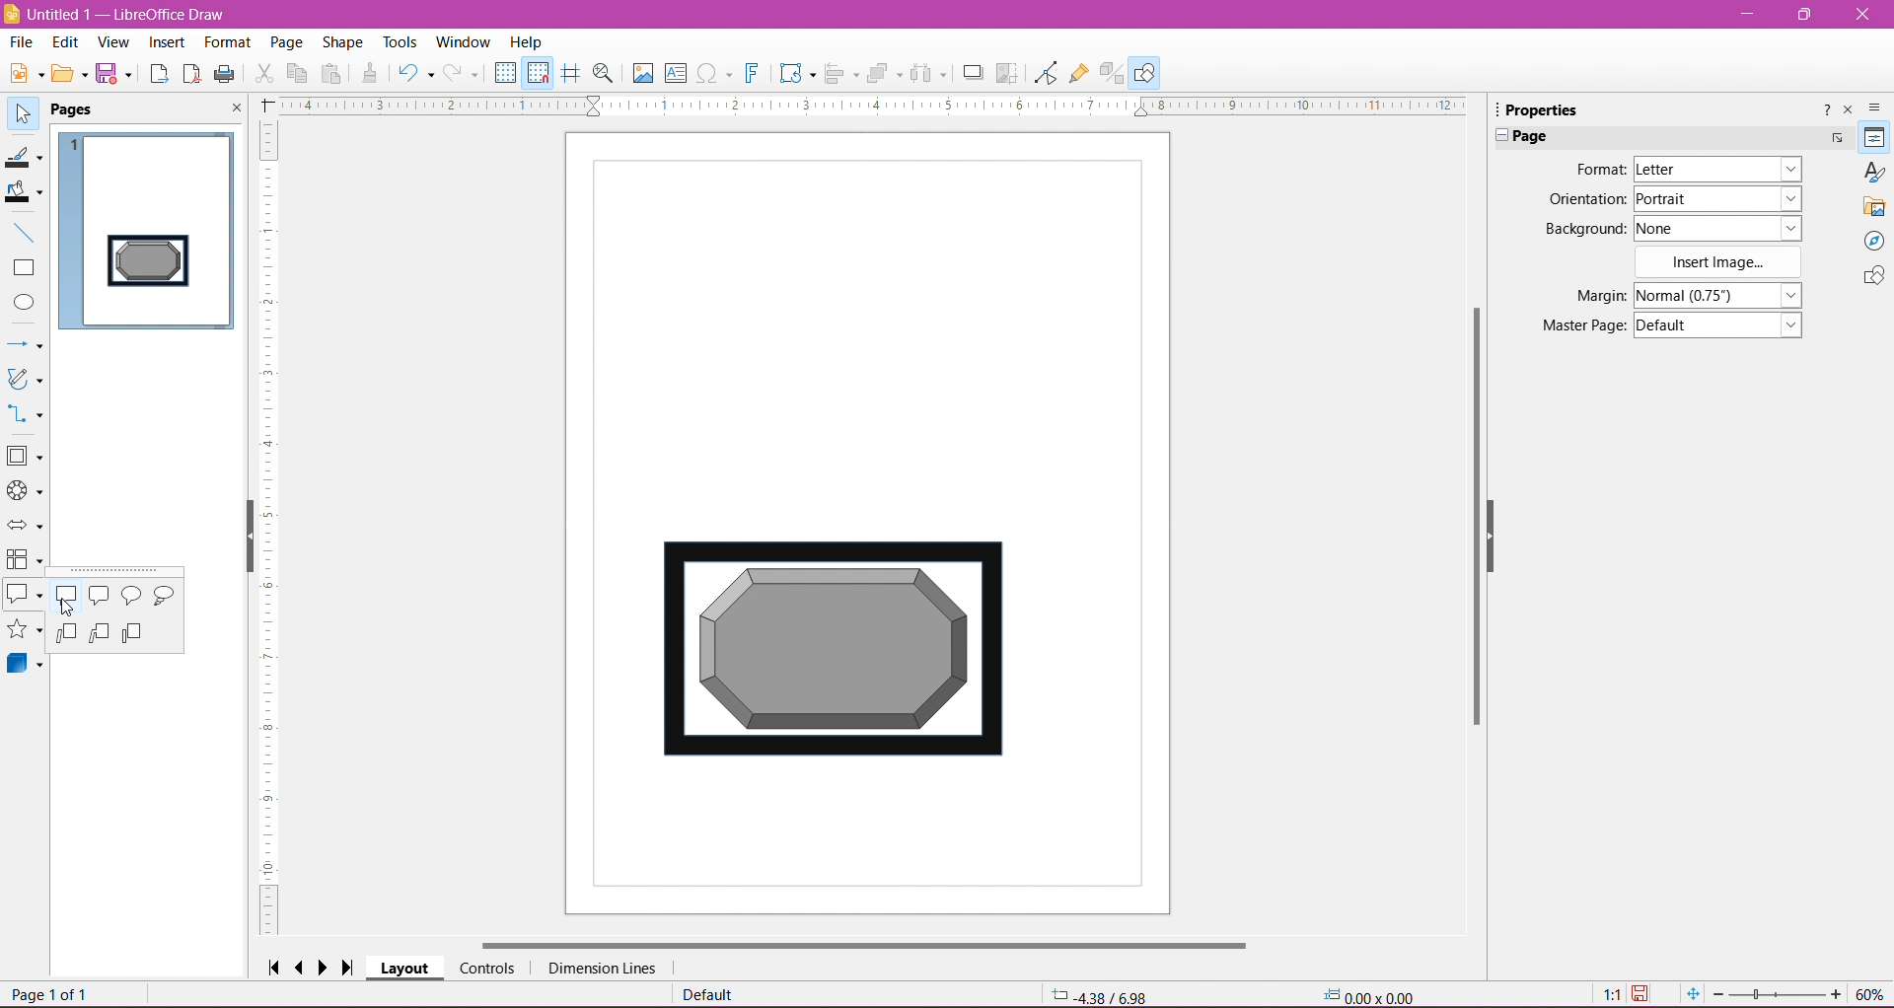  What do you see at coordinates (69, 610) in the screenshot?
I see `cursor` at bounding box center [69, 610].